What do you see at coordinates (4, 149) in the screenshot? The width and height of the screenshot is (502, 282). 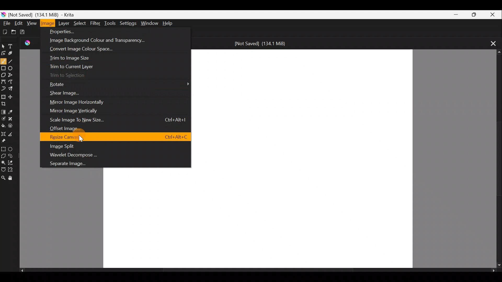 I see `Rectangular selection tool` at bounding box center [4, 149].